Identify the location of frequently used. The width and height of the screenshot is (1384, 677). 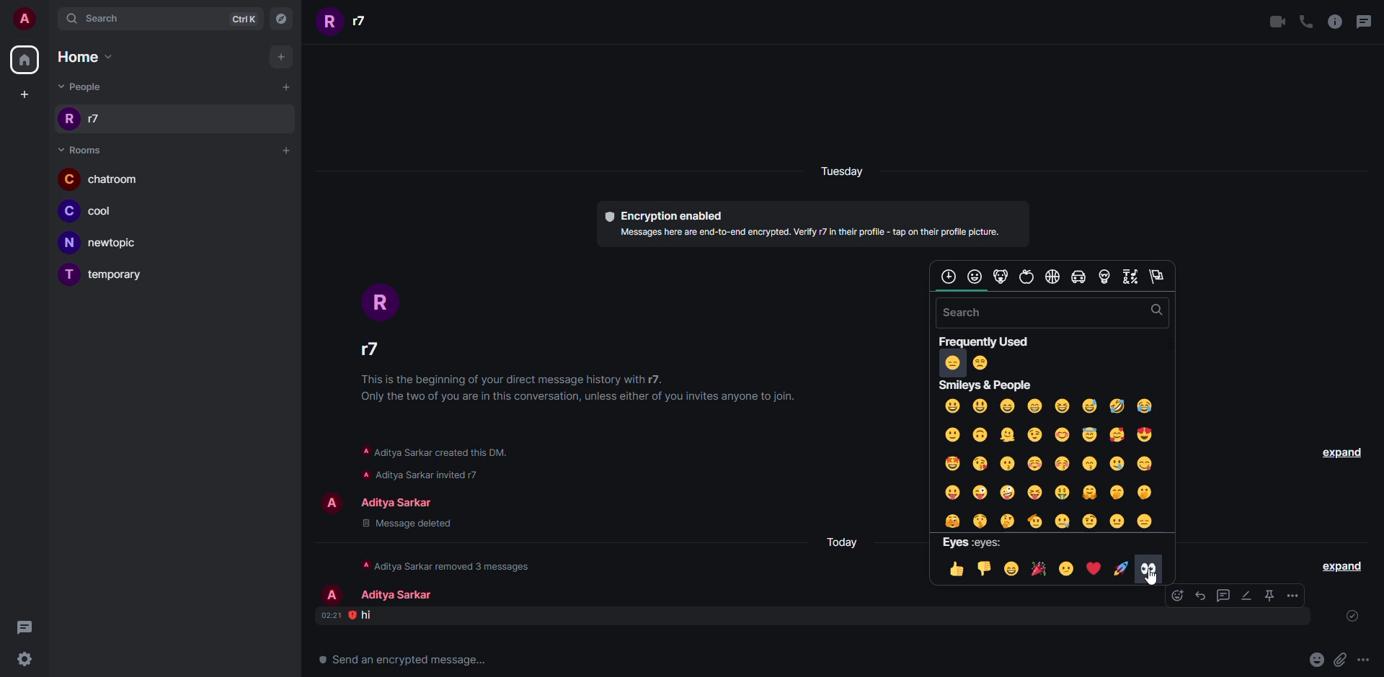
(988, 341).